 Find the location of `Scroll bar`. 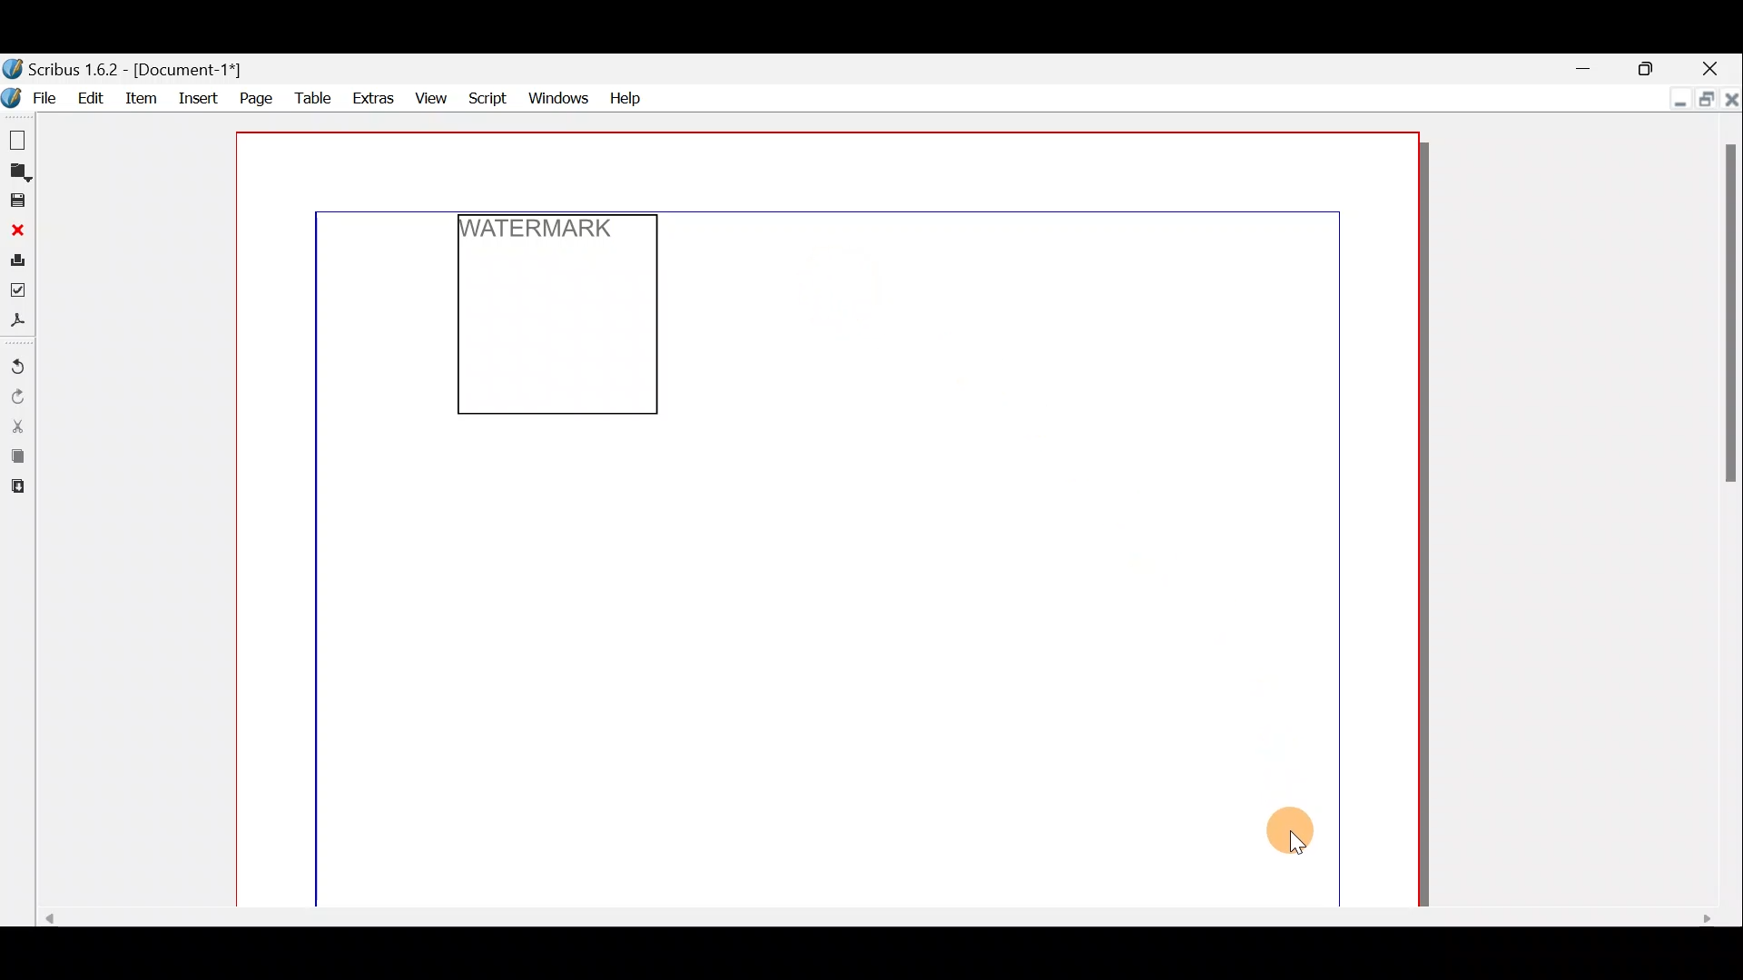

Scroll bar is located at coordinates (1730, 514).